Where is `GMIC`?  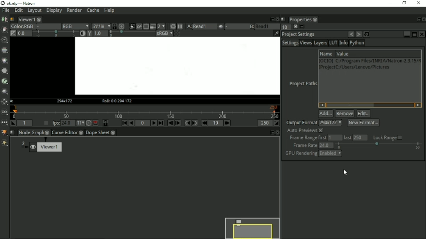 GMIC is located at coordinates (5, 133).